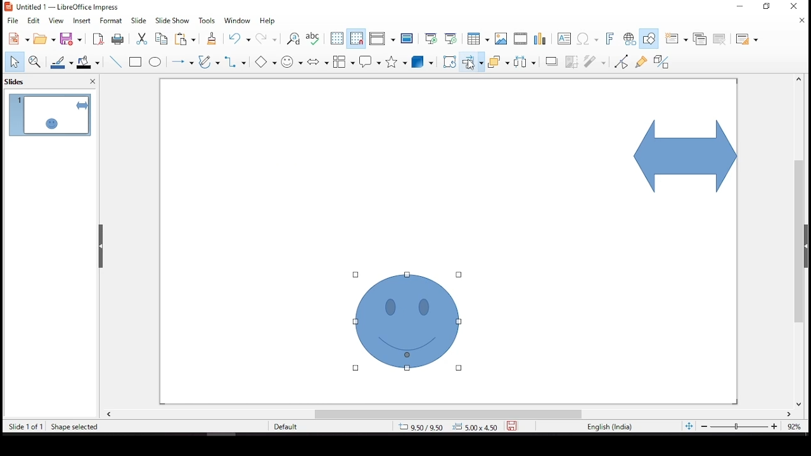 This screenshot has height=456, width=811. What do you see at coordinates (421, 427) in the screenshot?
I see `6.07/4.08` at bounding box center [421, 427].